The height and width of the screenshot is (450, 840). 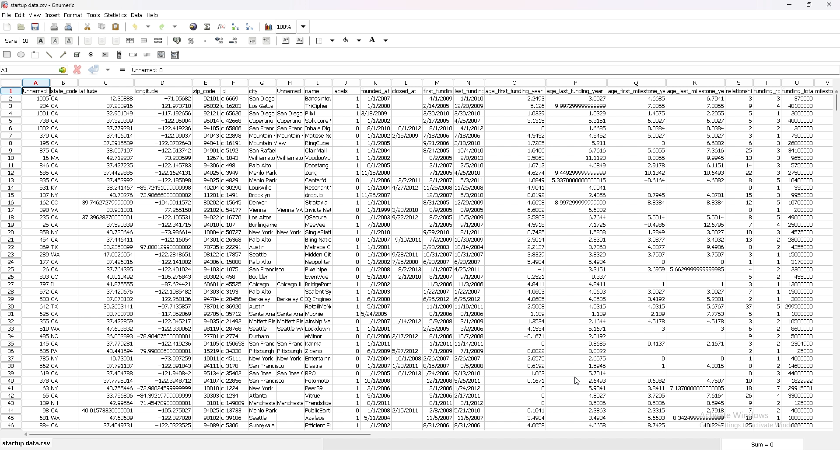 What do you see at coordinates (250, 26) in the screenshot?
I see `sort descending` at bounding box center [250, 26].